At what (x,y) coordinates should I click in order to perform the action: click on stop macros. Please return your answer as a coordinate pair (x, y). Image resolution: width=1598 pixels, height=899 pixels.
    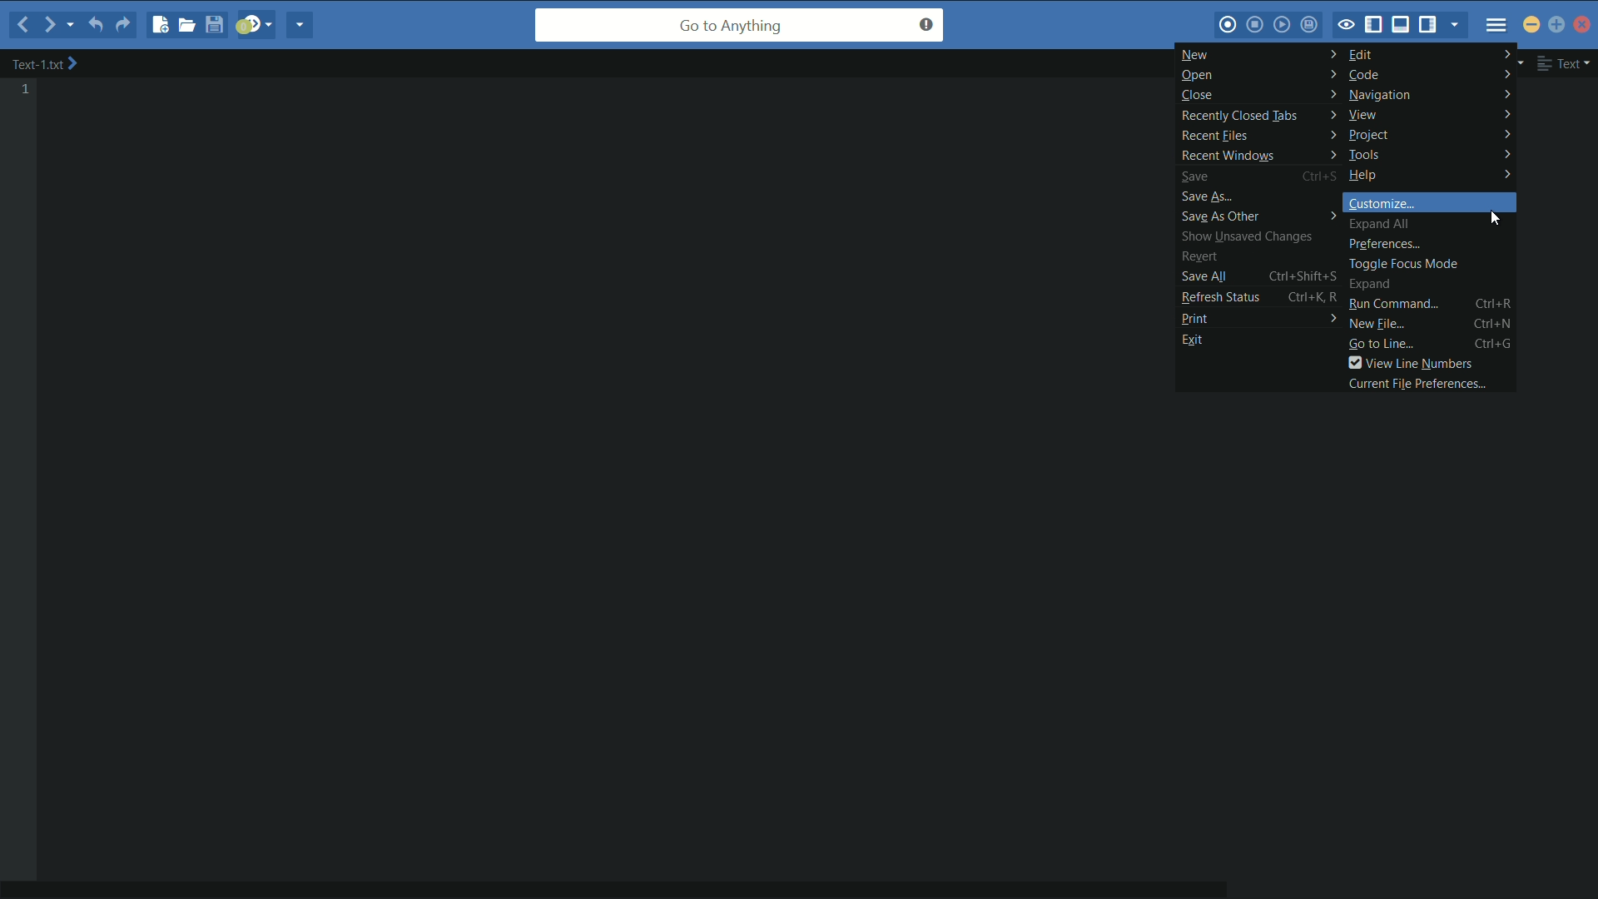
    Looking at the image, I should click on (1256, 27).